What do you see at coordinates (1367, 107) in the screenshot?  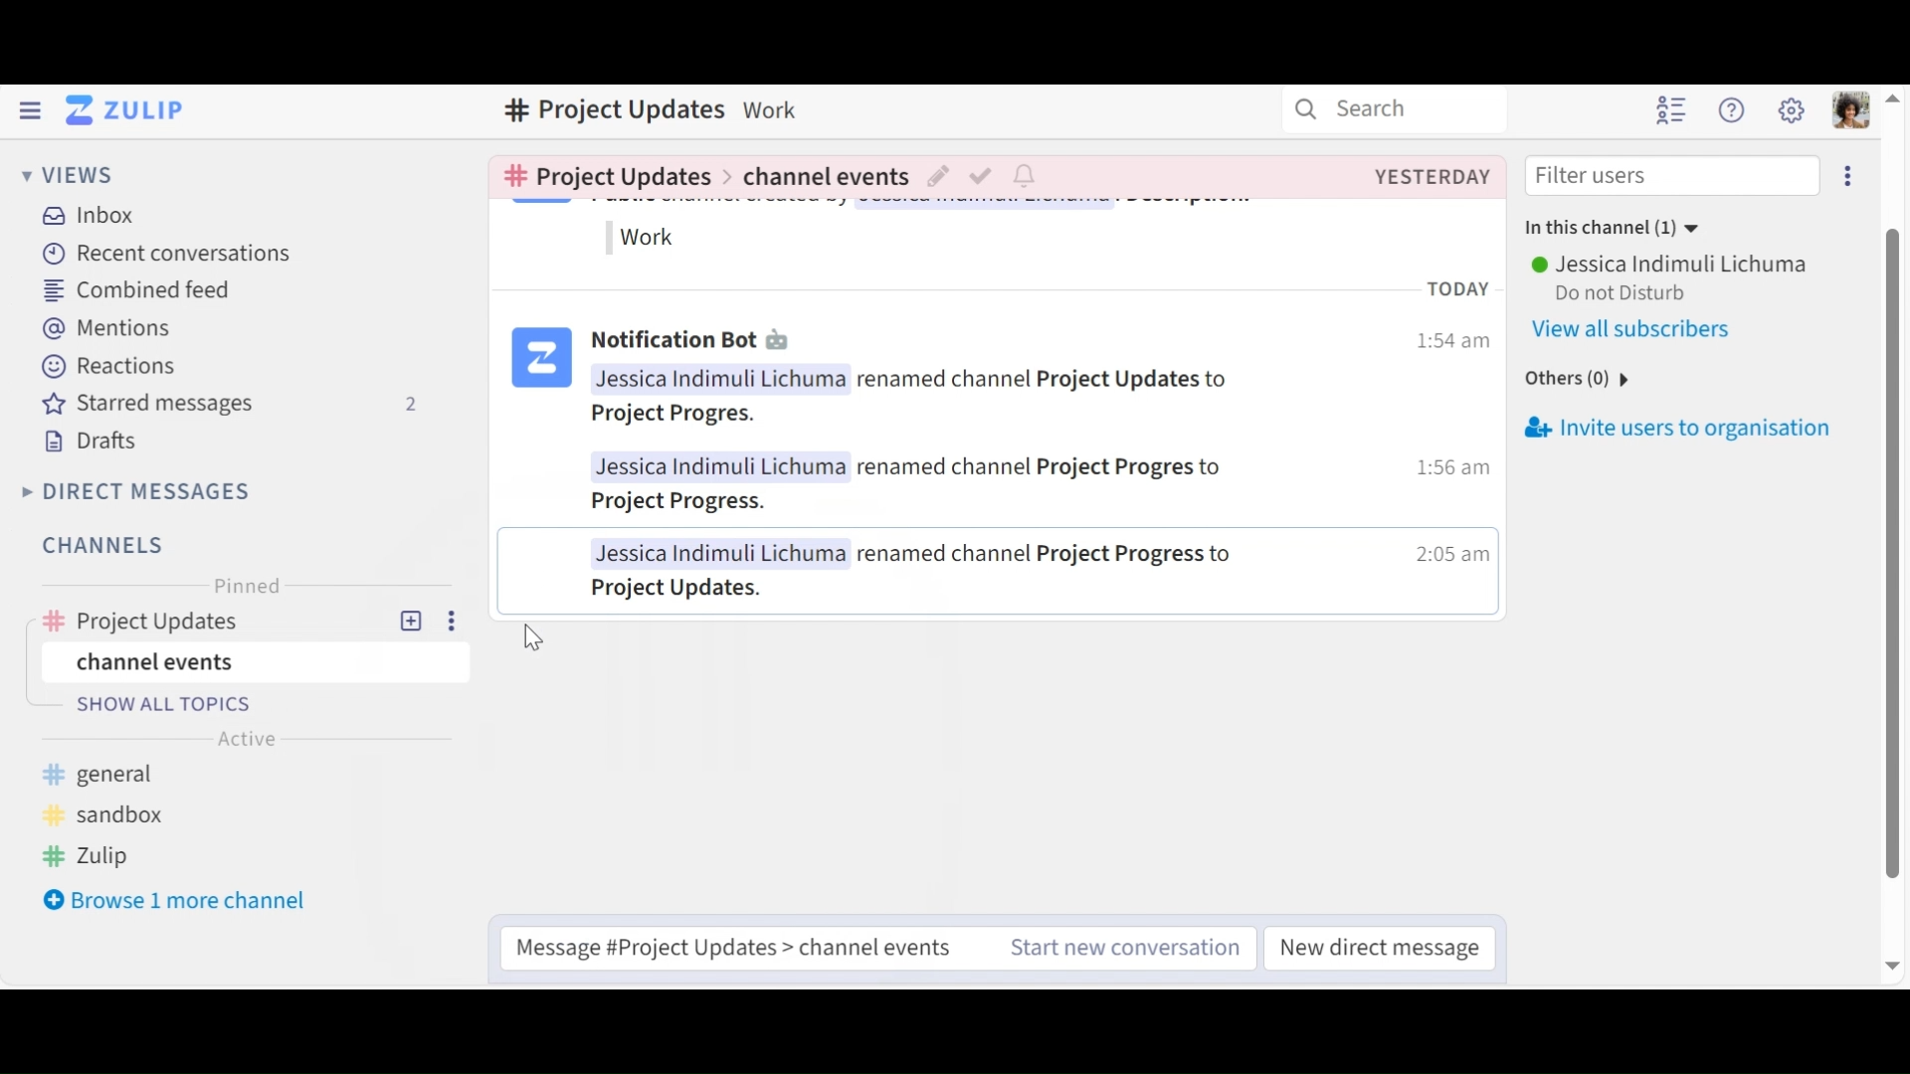 I see `Search` at bounding box center [1367, 107].